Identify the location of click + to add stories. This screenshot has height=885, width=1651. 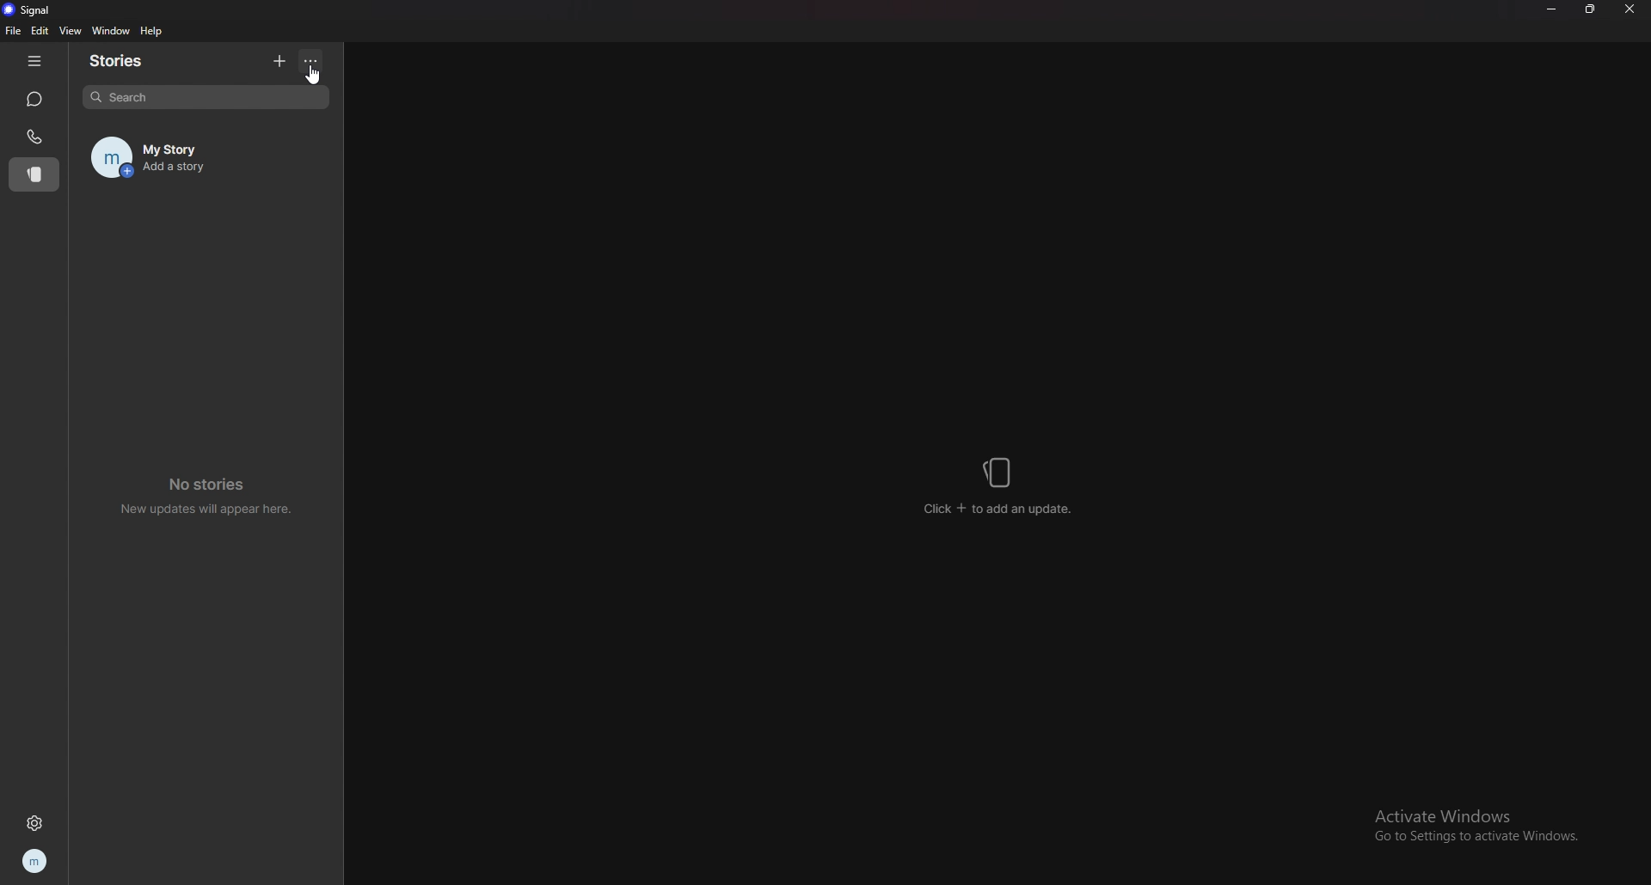
(1003, 487).